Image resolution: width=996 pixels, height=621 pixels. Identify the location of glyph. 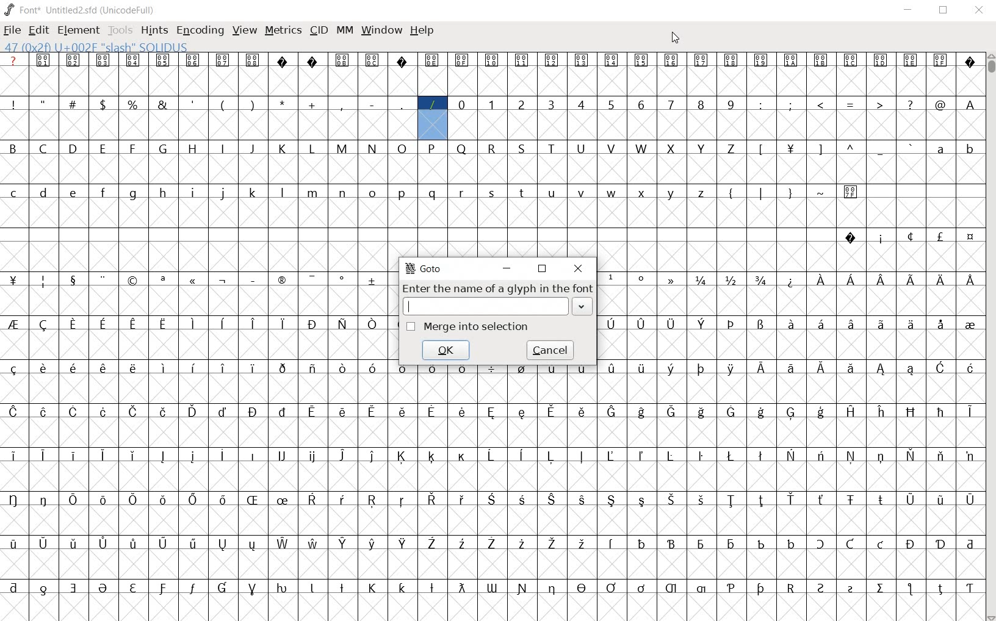
(43, 102).